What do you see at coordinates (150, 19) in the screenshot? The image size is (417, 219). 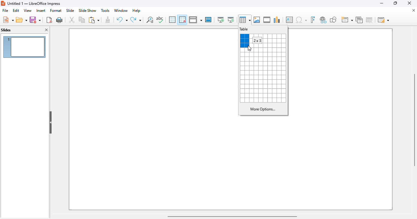 I see `find and replace` at bounding box center [150, 19].